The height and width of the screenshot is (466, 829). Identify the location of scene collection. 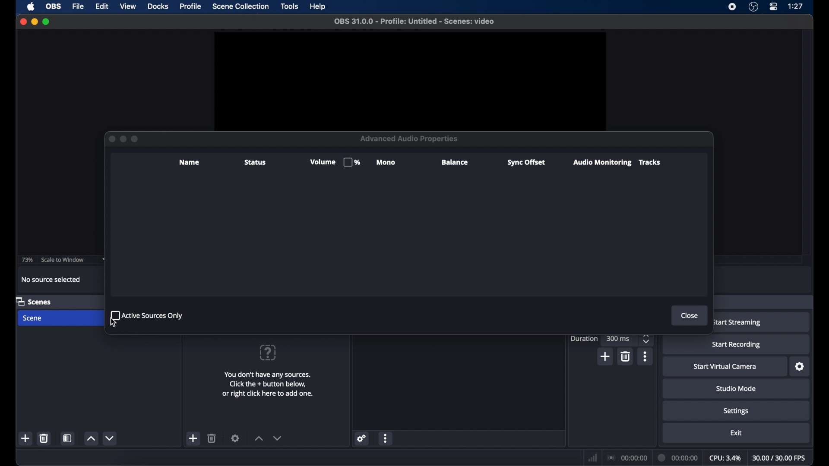
(241, 6).